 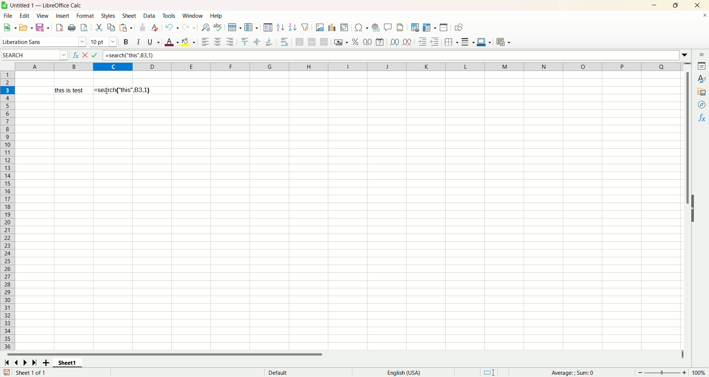 I want to click on last sheet, so click(x=34, y=363).